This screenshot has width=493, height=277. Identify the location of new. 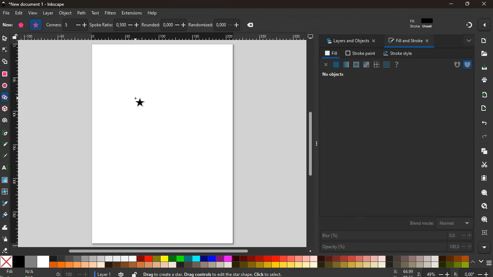
(7, 25).